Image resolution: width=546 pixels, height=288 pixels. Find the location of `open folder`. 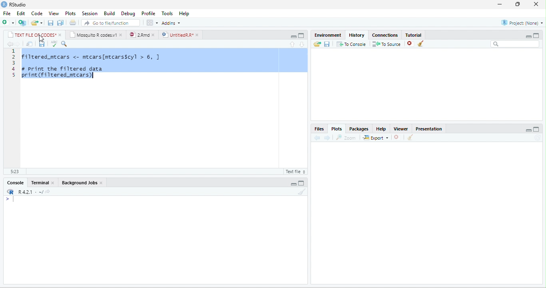

open folder is located at coordinates (317, 44).